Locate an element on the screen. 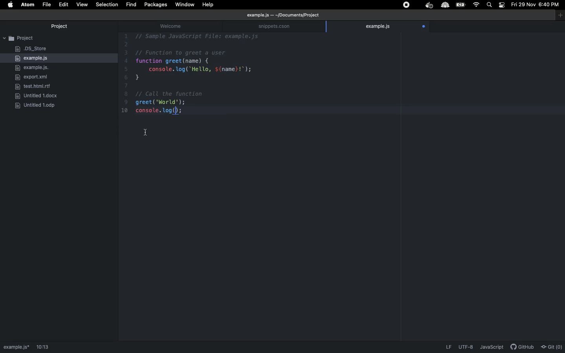 This screenshot has width=565, height=353. snippets.cson is located at coordinates (281, 27).